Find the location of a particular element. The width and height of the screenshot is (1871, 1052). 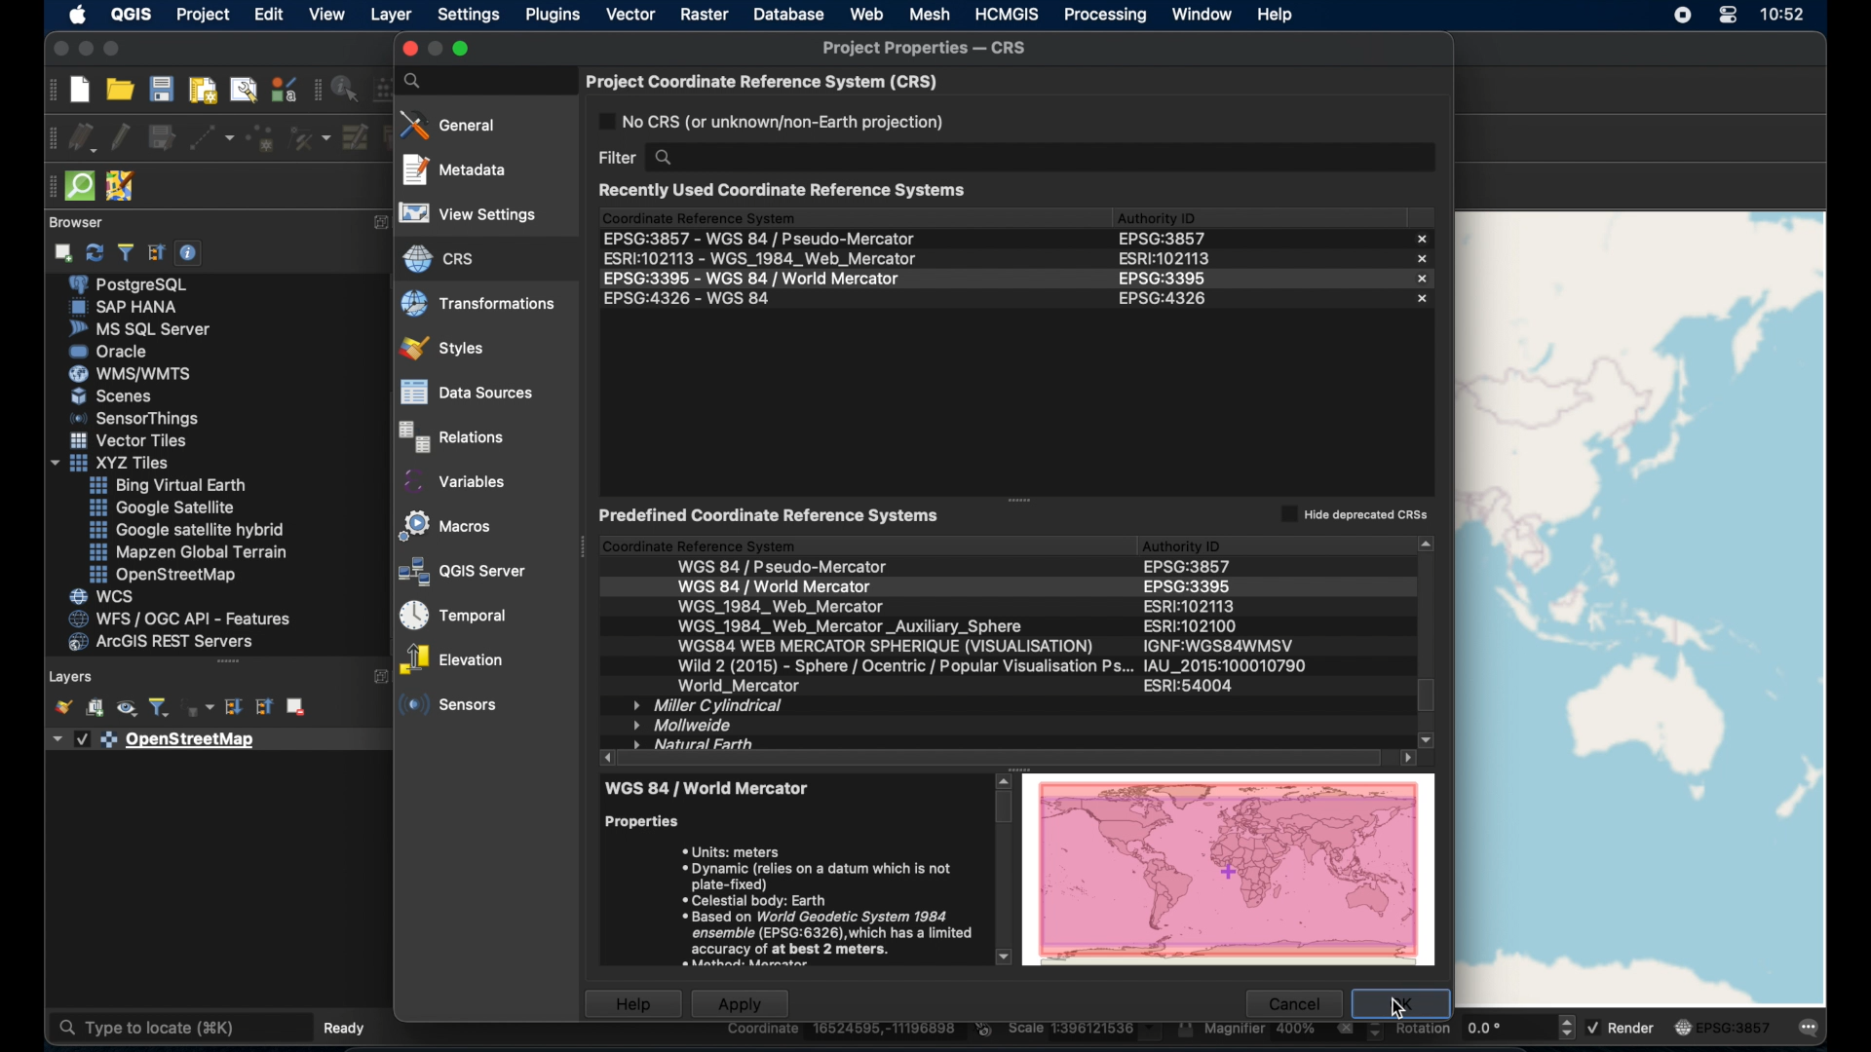

elevation is located at coordinates (449, 661).